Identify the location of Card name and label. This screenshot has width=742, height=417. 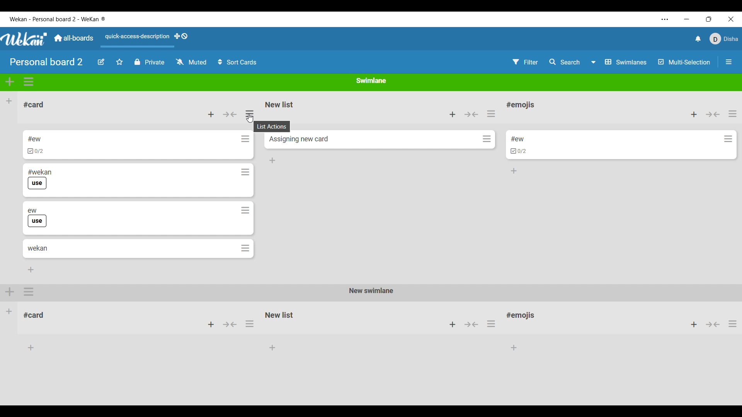
(39, 179).